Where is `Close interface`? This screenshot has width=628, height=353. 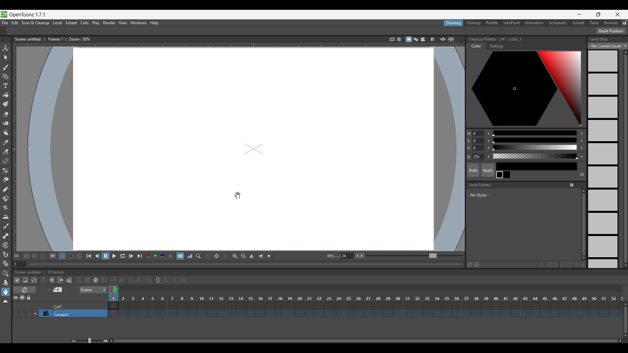
Close interface is located at coordinates (617, 14).